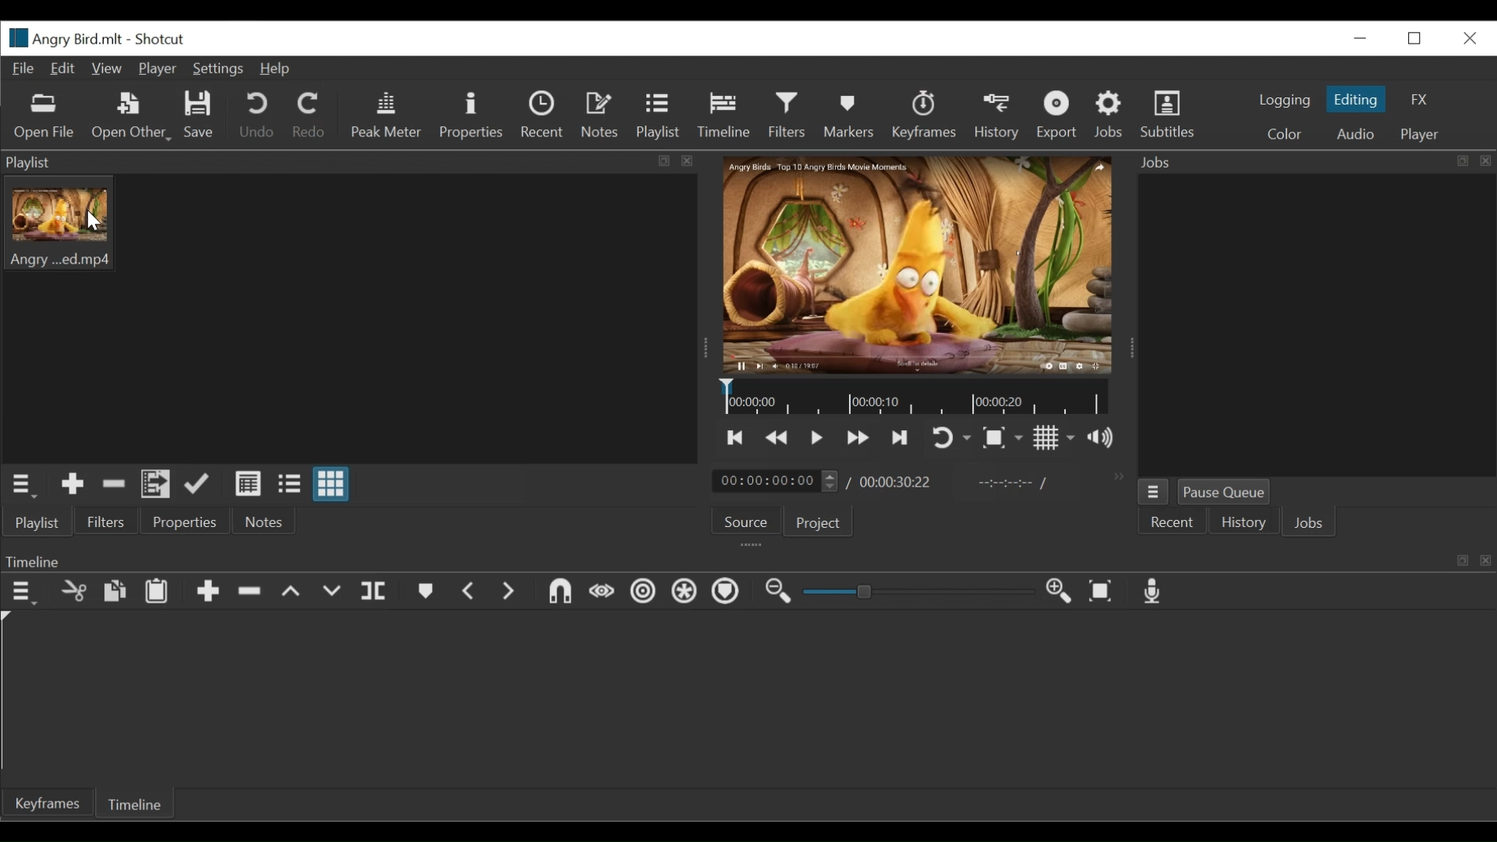 Image resolution: width=1497 pixels, height=842 pixels. I want to click on Playlist menu, so click(21, 485).